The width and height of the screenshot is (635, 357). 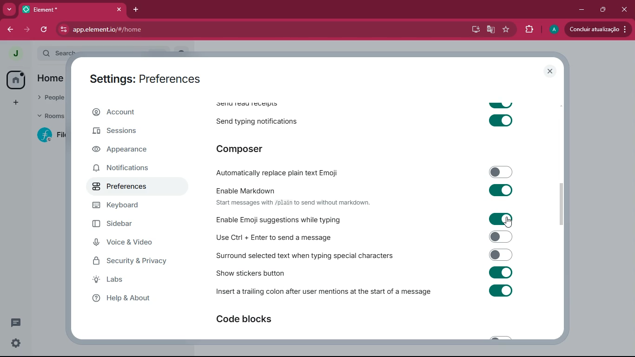 What do you see at coordinates (131, 225) in the screenshot?
I see `sidebar` at bounding box center [131, 225].